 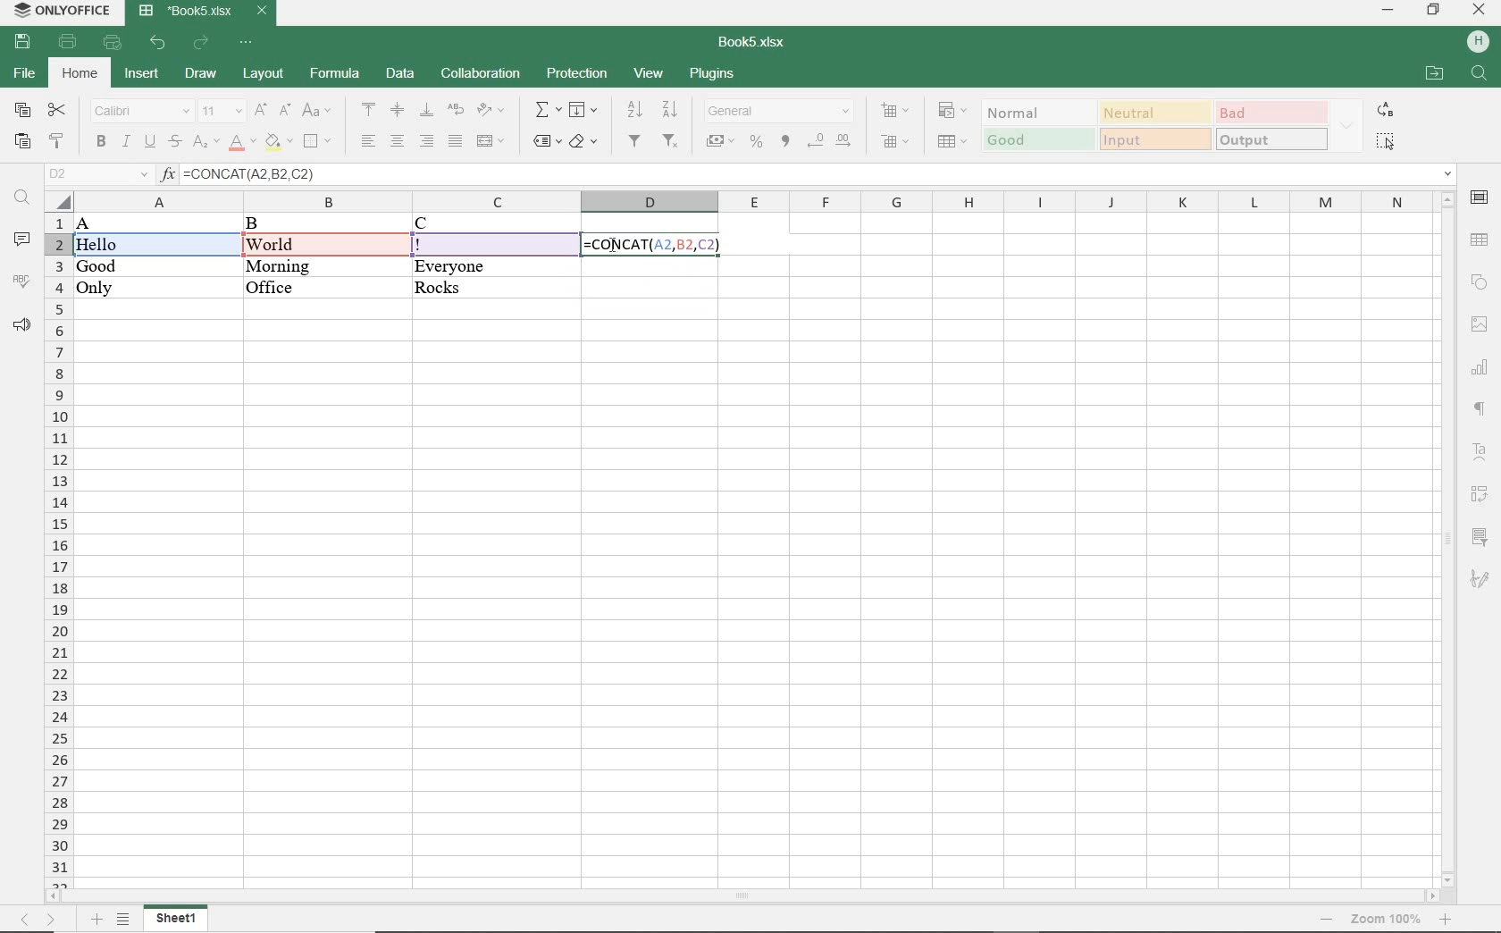 What do you see at coordinates (479, 73) in the screenshot?
I see `COLLABORATION` at bounding box center [479, 73].